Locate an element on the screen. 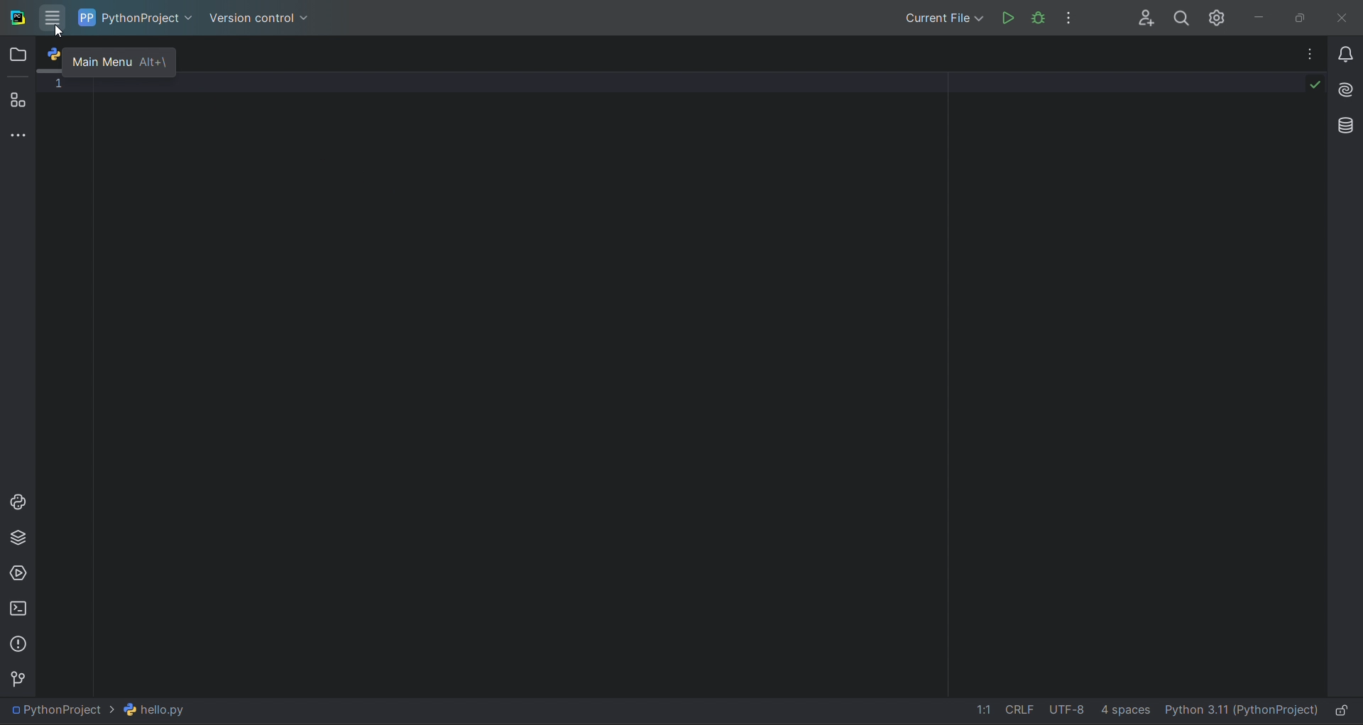 The image size is (1363, 725). python console is located at coordinates (18, 502).